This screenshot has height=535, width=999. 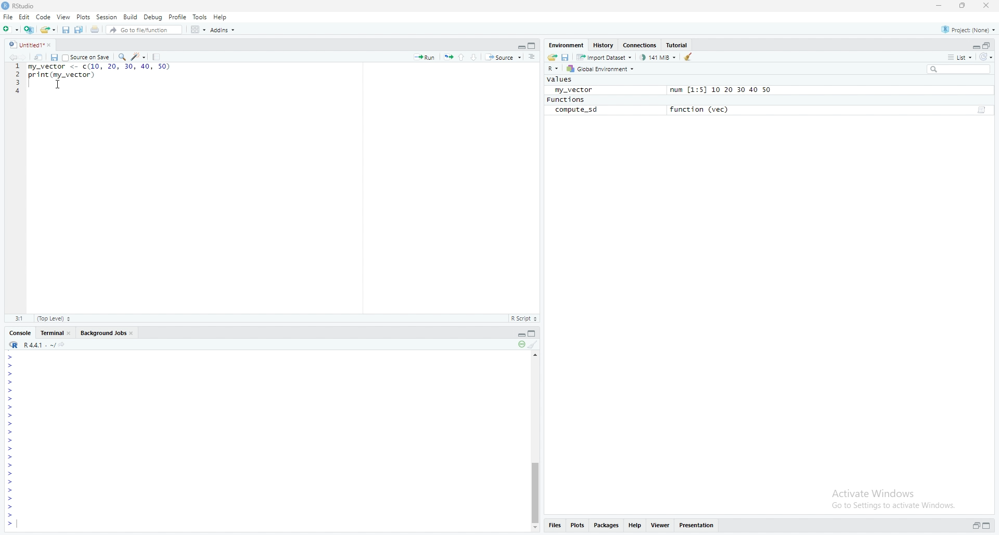 I want to click on Maximize/Restore, so click(x=533, y=45).